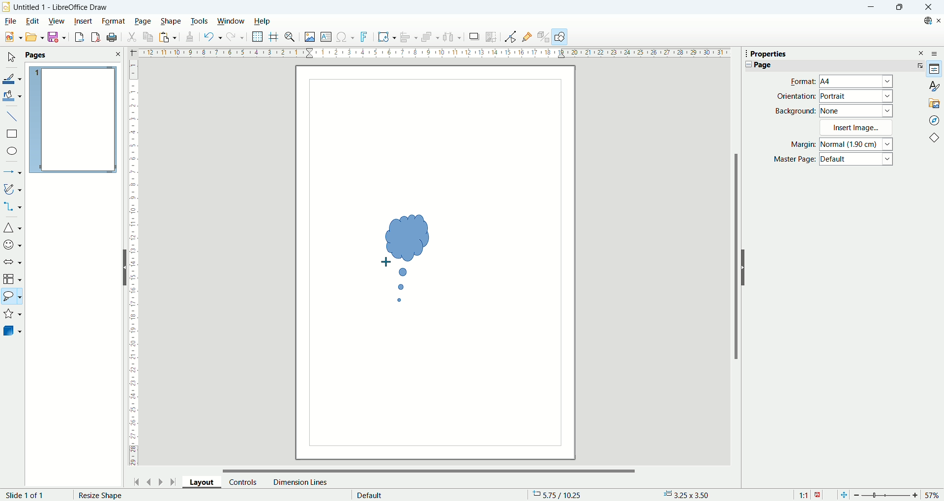 This screenshot has width=944, height=501. Describe the element at coordinates (27, 495) in the screenshot. I see `slide number` at that location.